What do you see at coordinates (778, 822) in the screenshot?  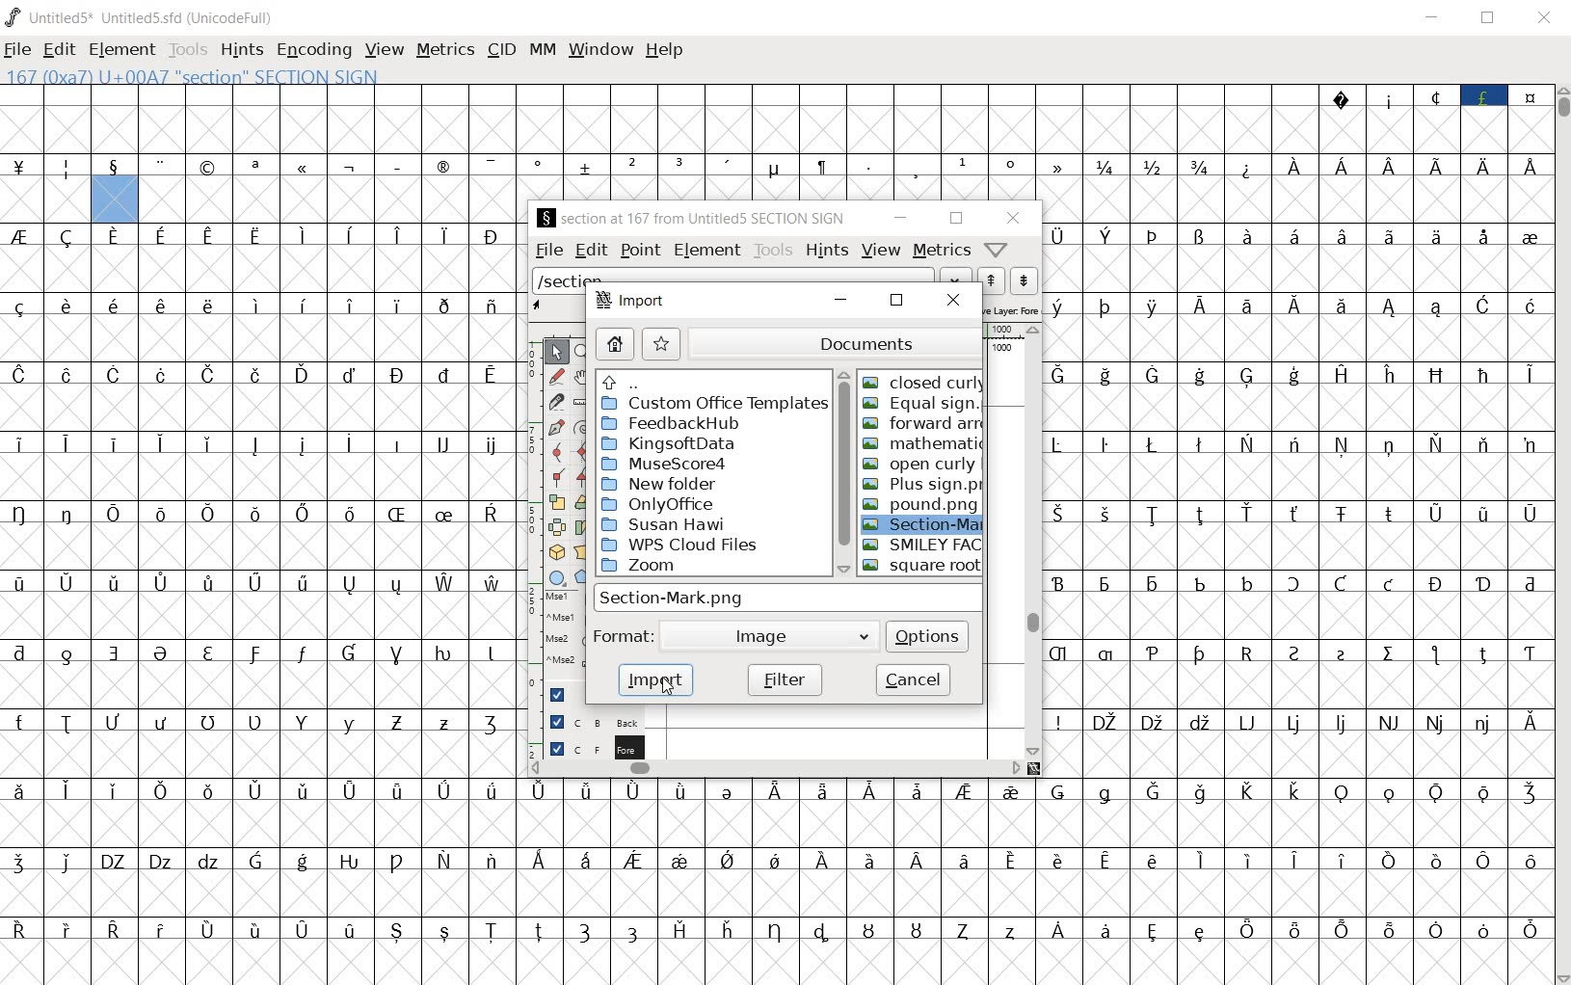 I see `empty cells` at bounding box center [778, 822].